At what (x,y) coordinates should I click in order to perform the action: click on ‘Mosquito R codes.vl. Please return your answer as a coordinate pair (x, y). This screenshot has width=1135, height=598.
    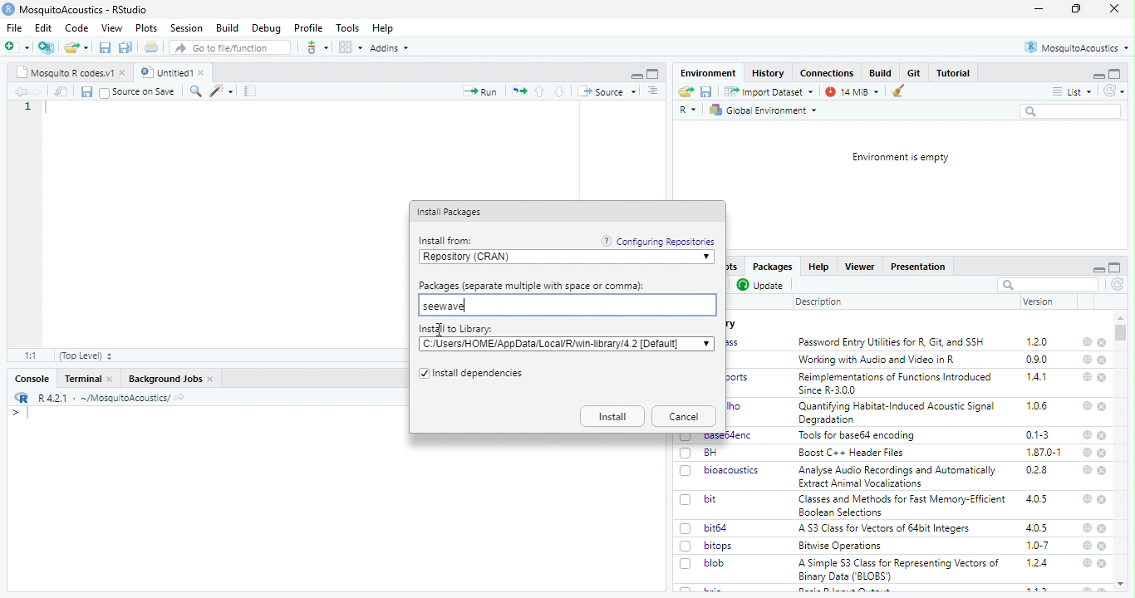
    Looking at the image, I should click on (64, 72).